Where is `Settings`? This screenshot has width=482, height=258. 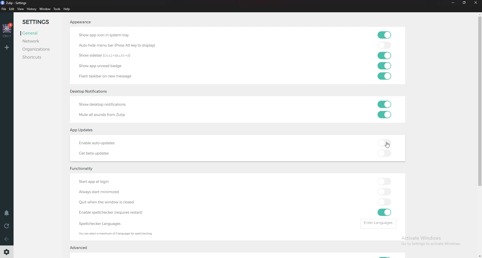
Settings is located at coordinates (39, 22).